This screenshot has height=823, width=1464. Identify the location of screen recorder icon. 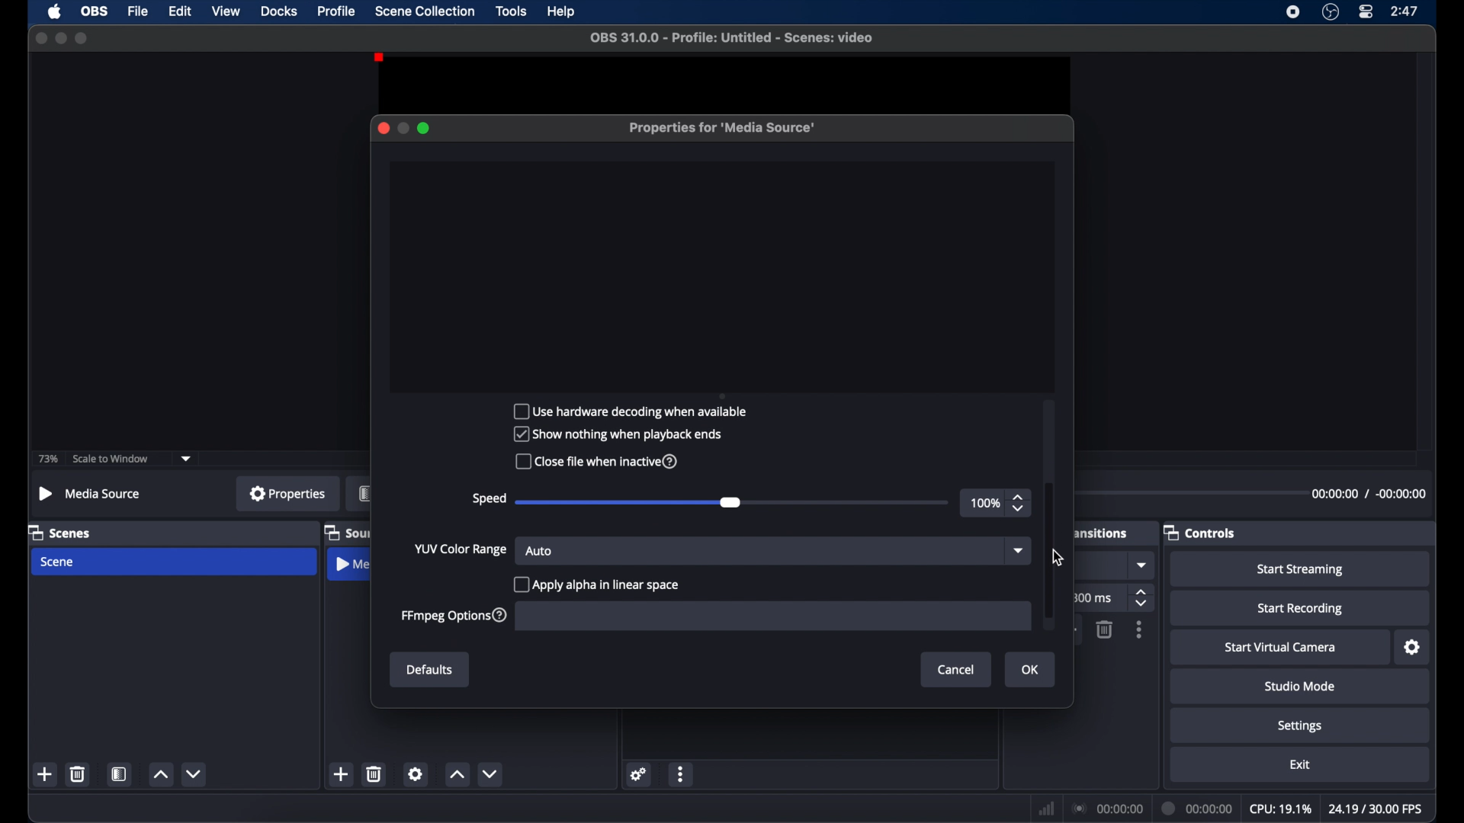
(1293, 12).